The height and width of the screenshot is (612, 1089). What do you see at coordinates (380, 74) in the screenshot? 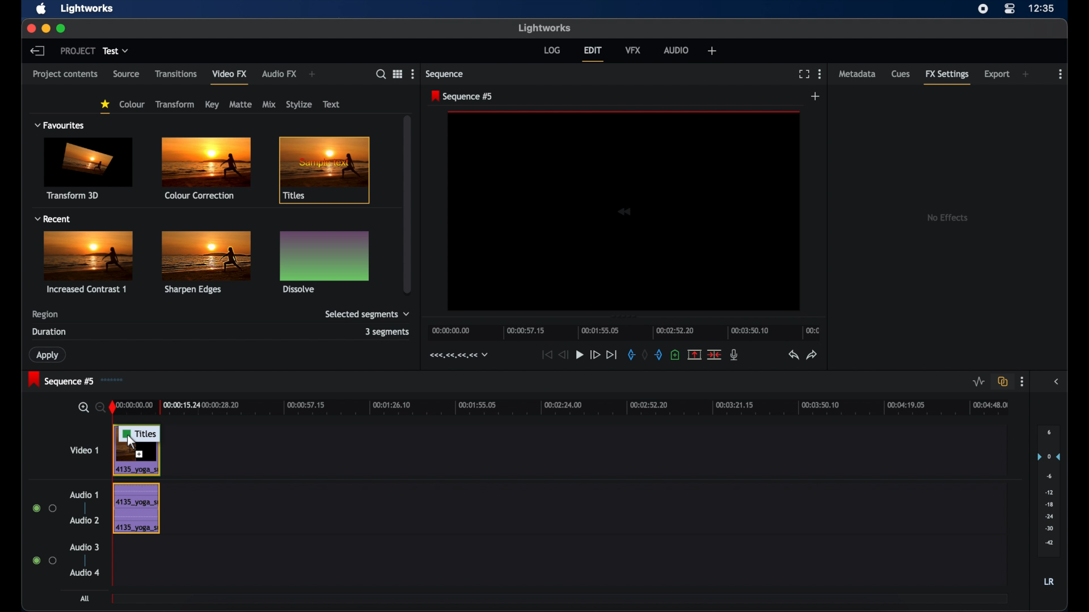
I see `search` at bounding box center [380, 74].